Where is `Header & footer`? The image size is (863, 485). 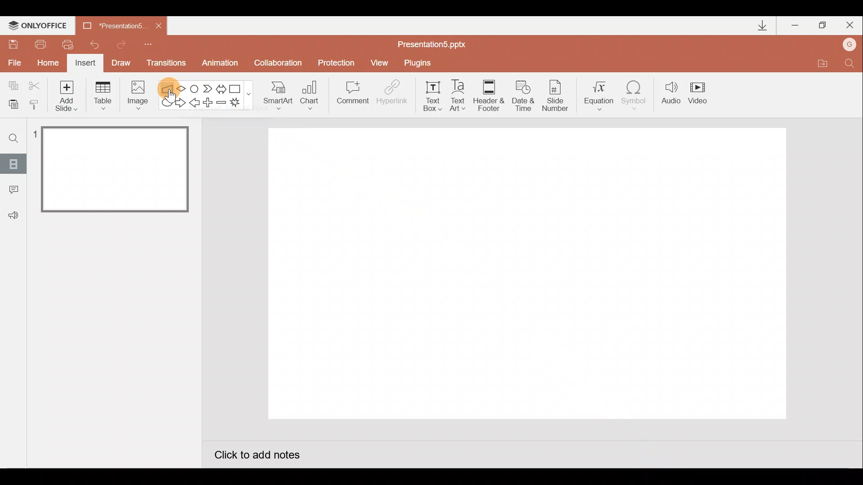
Header & footer is located at coordinates (488, 95).